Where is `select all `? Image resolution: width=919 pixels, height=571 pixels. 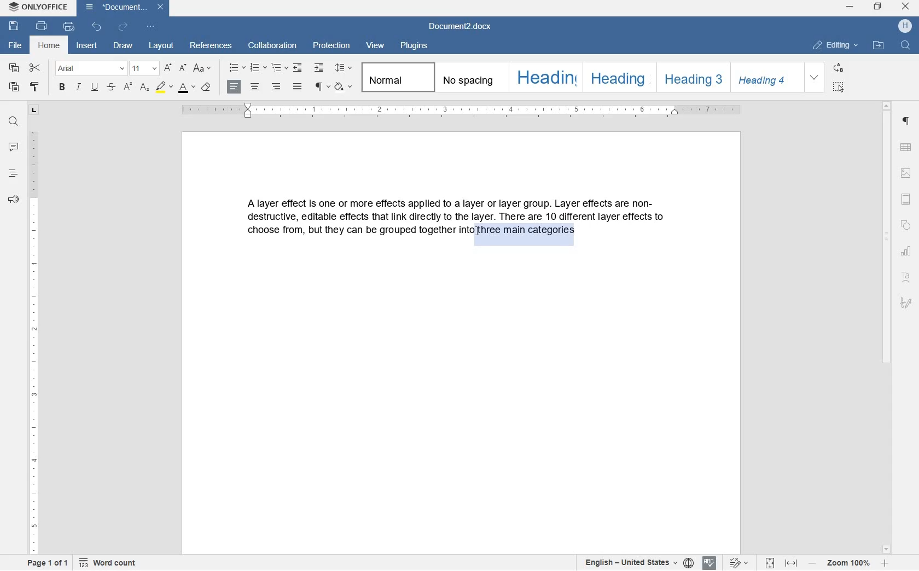 select all  is located at coordinates (838, 86).